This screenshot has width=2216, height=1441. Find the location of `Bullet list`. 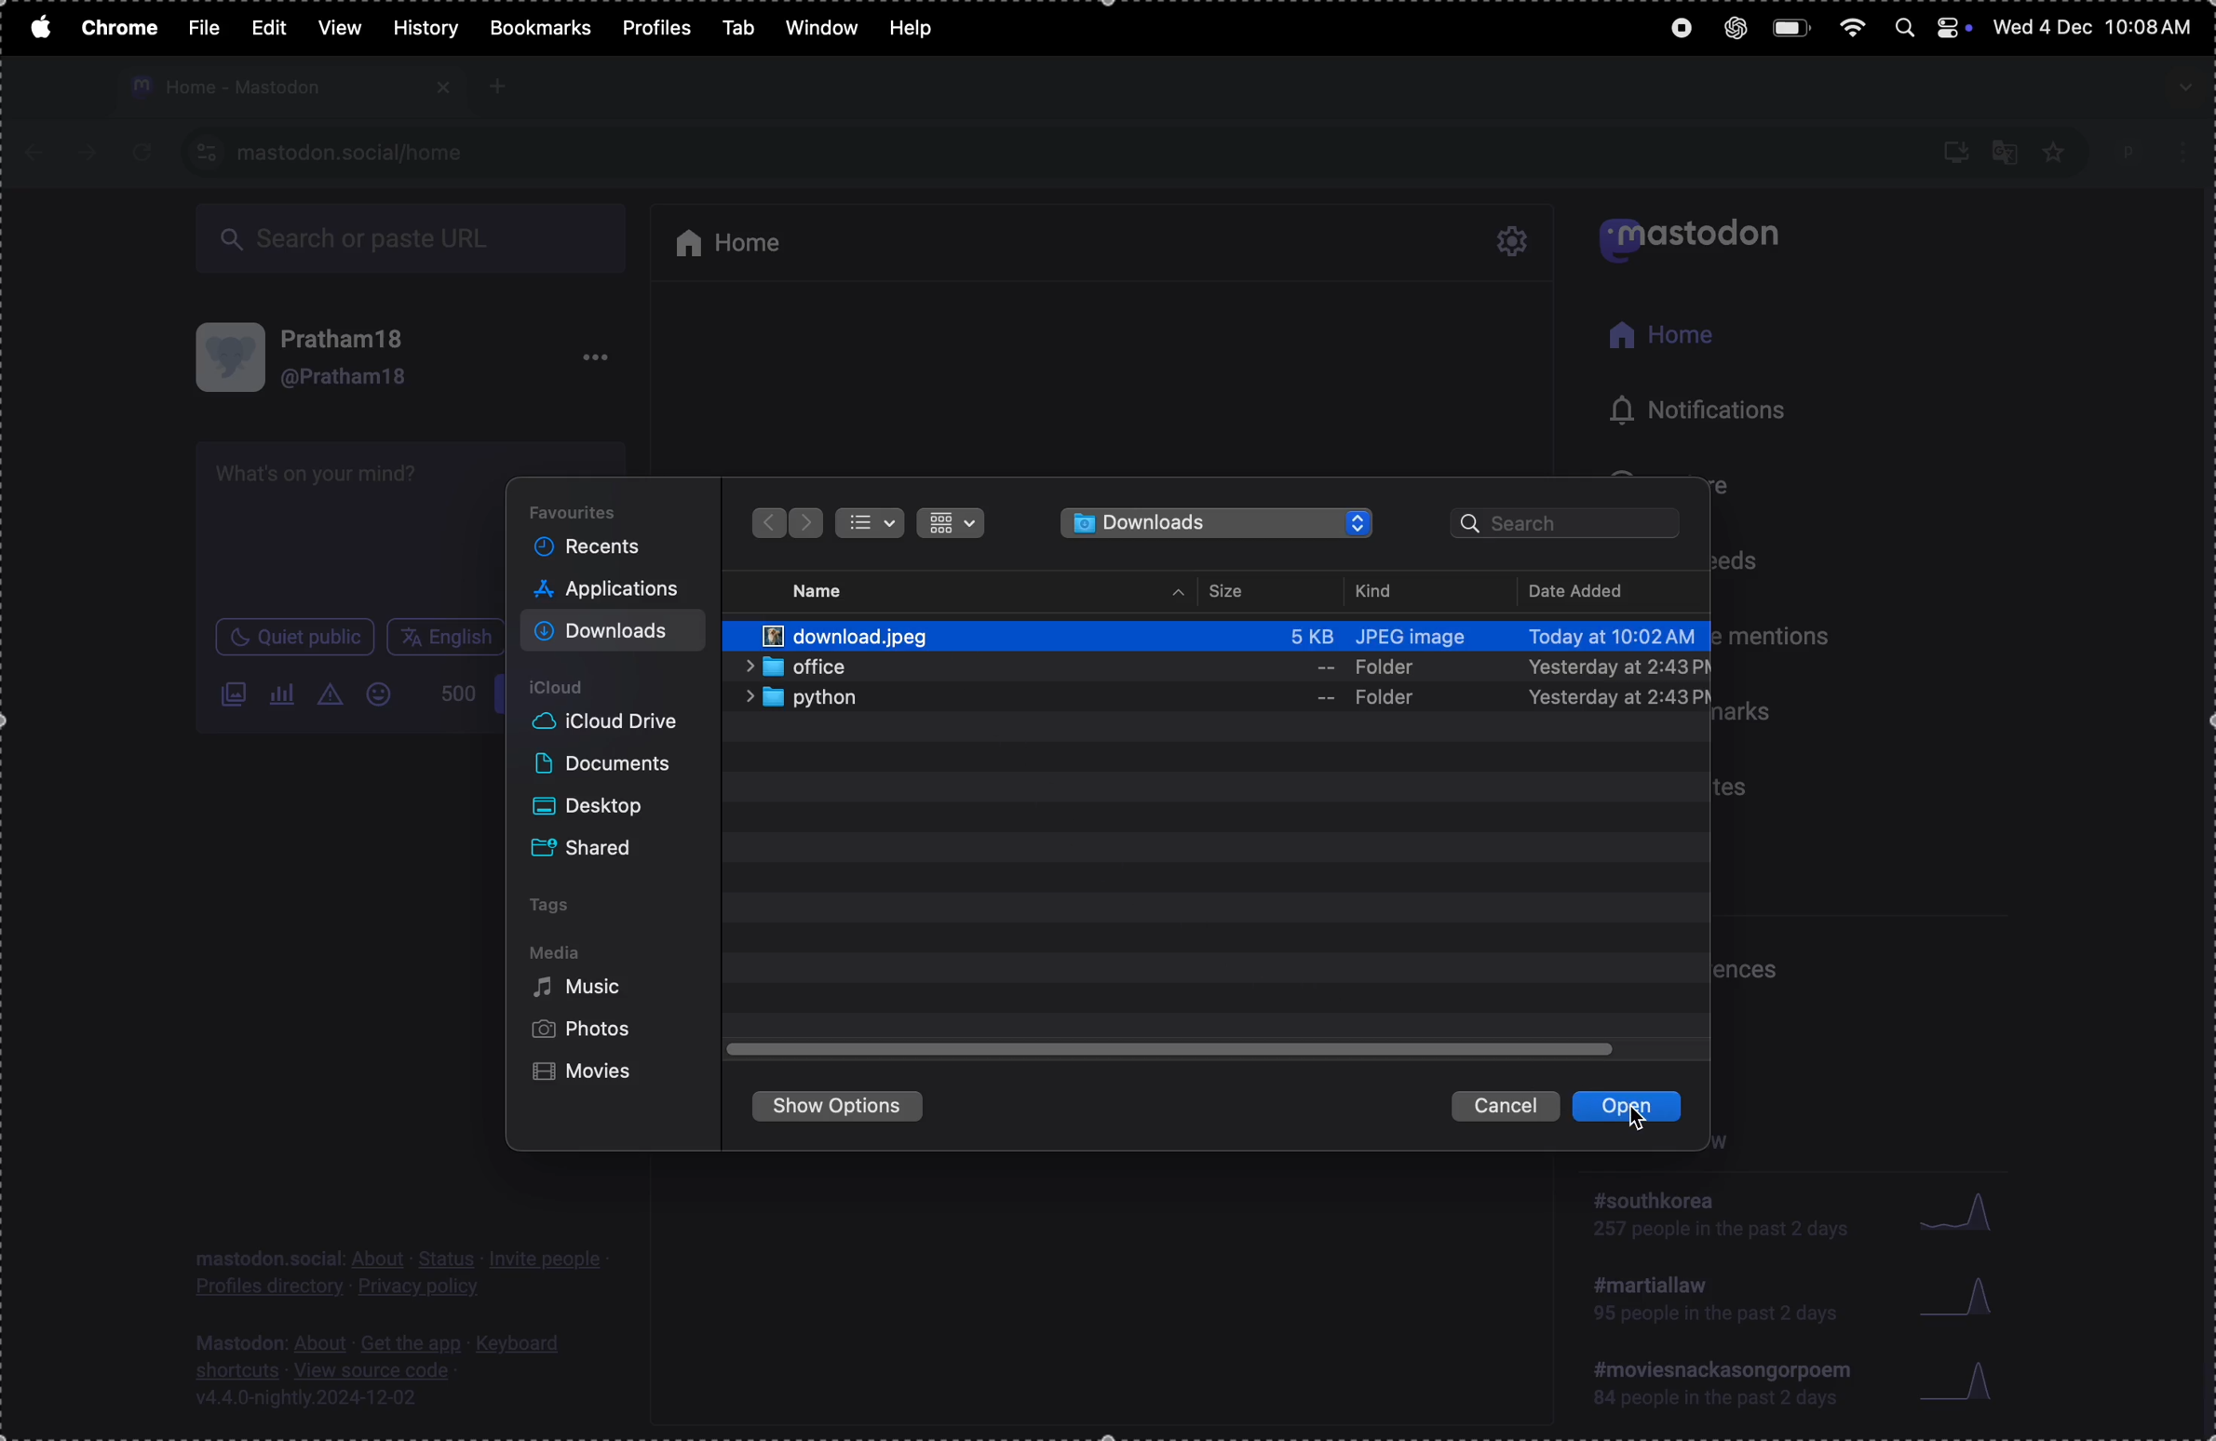

Bullet list is located at coordinates (871, 524).